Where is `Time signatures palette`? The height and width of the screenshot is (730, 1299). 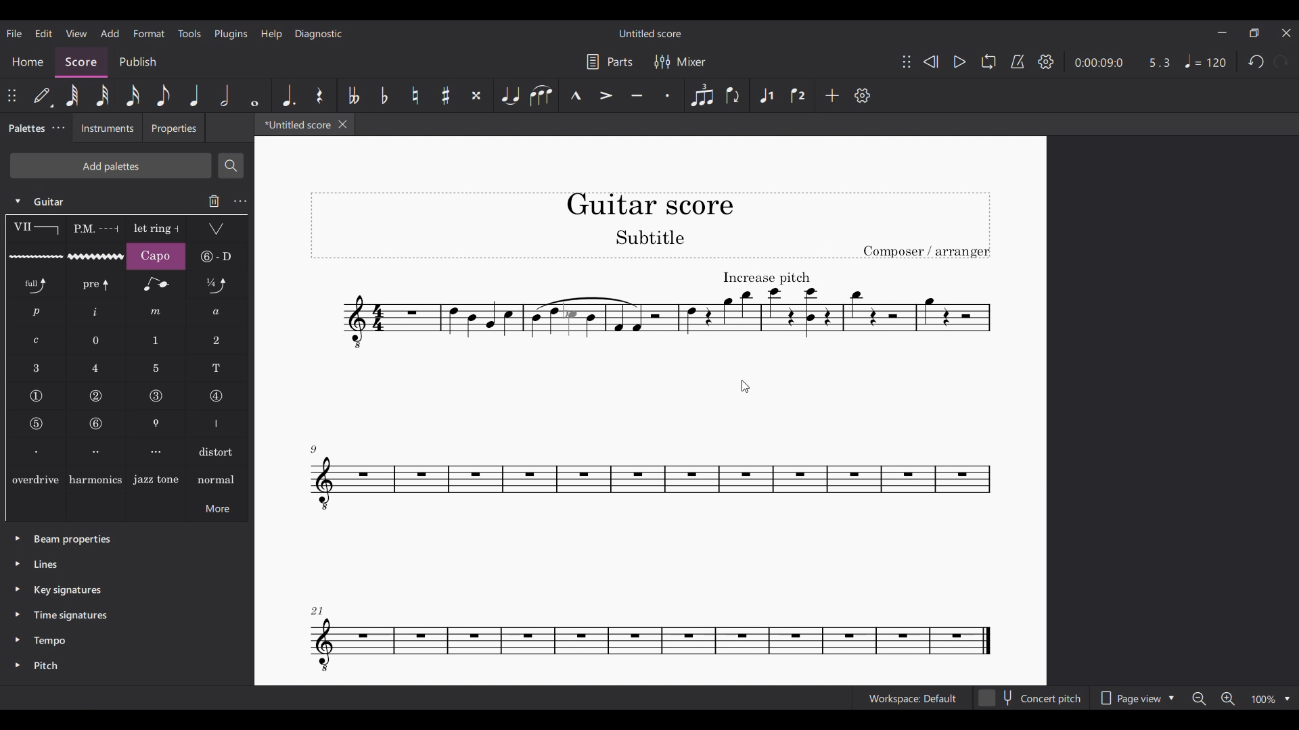 Time signatures palette is located at coordinates (70, 615).